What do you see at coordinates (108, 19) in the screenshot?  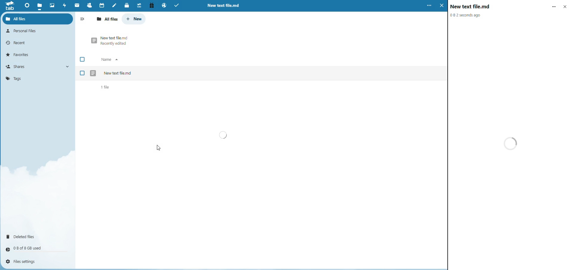 I see `All Files` at bounding box center [108, 19].